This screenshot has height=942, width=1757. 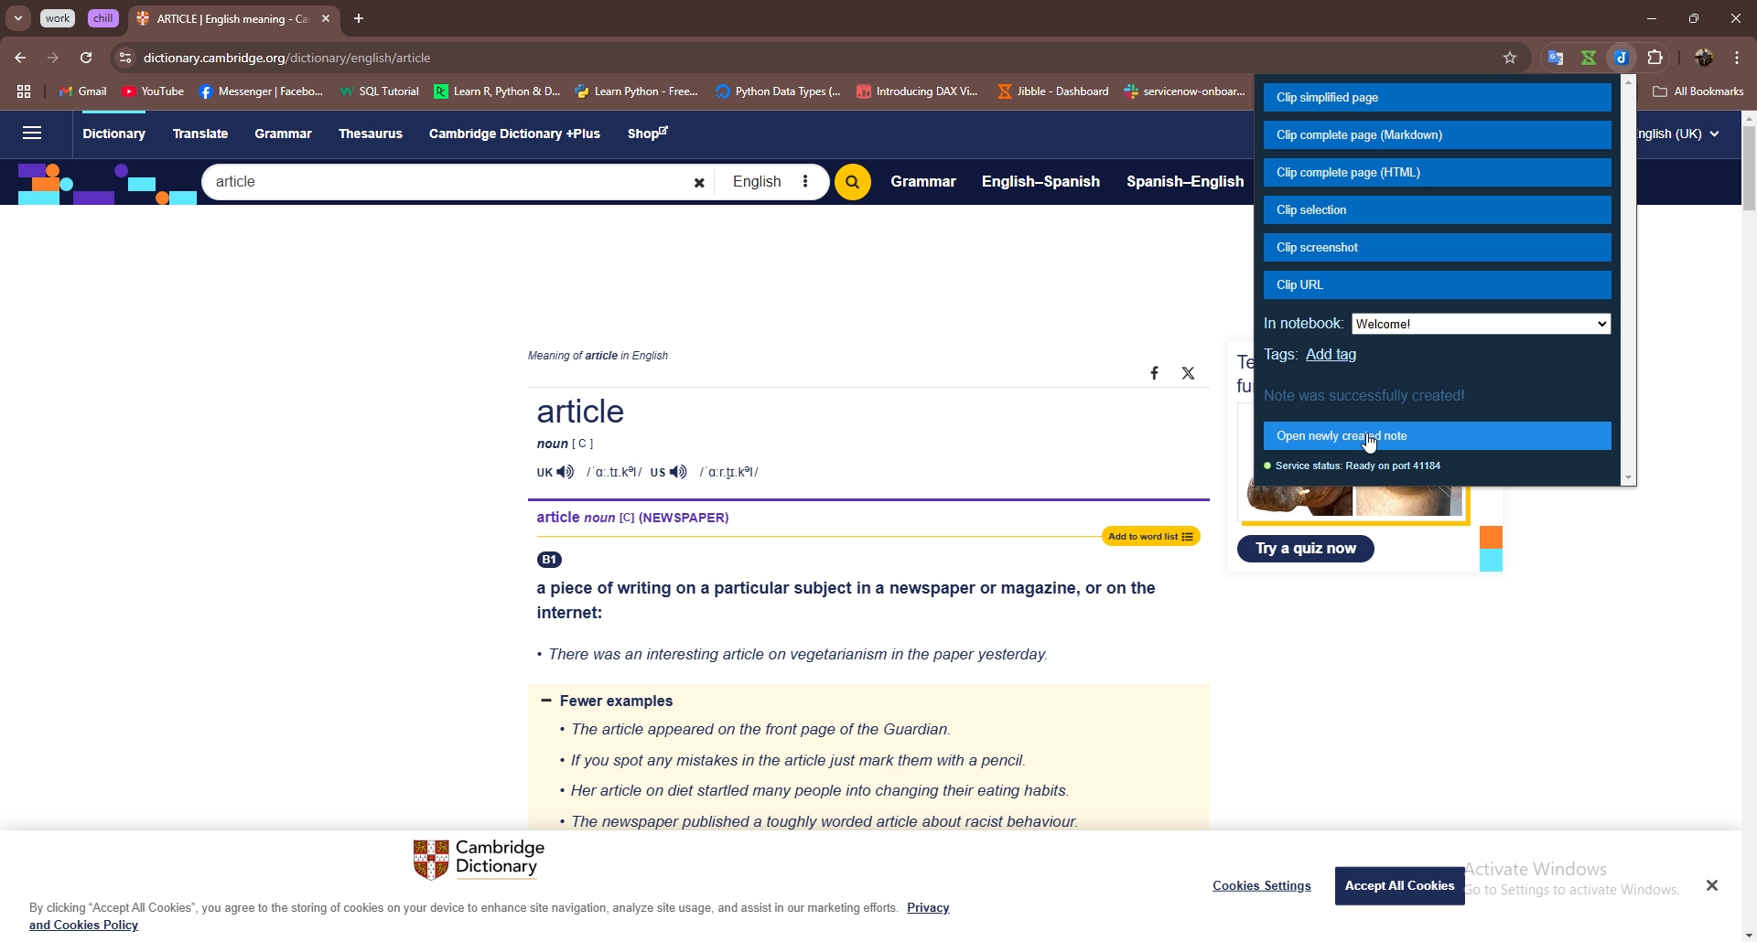 What do you see at coordinates (222, 21) in the screenshot?
I see `tab` at bounding box center [222, 21].